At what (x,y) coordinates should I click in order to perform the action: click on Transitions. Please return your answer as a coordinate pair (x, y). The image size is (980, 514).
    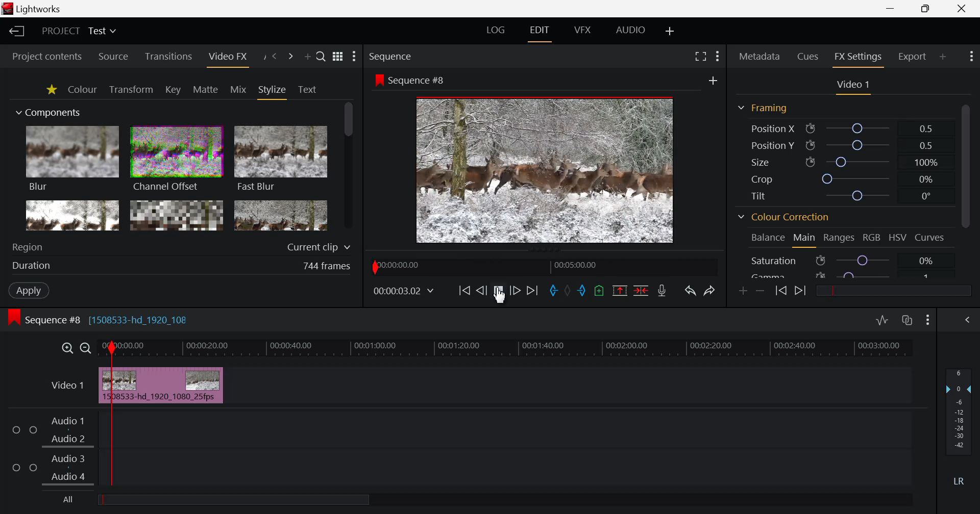
    Looking at the image, I should click on (168, 57).